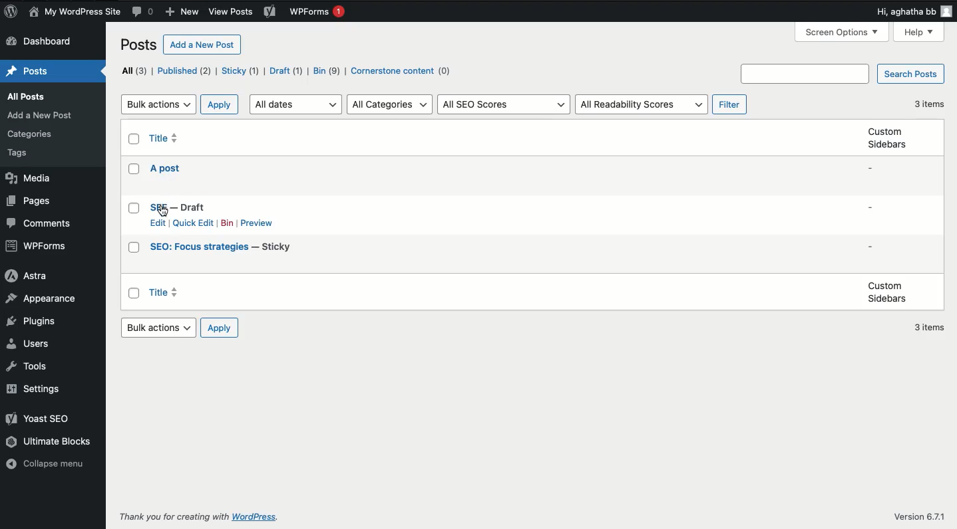  Describe the element at coordinates (642, 104) in the screenshot. I see `All readability scores` at that location.